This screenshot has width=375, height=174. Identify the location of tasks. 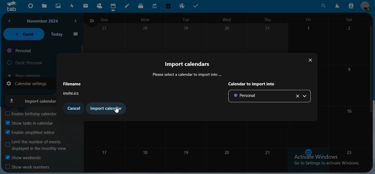
(197, 6).